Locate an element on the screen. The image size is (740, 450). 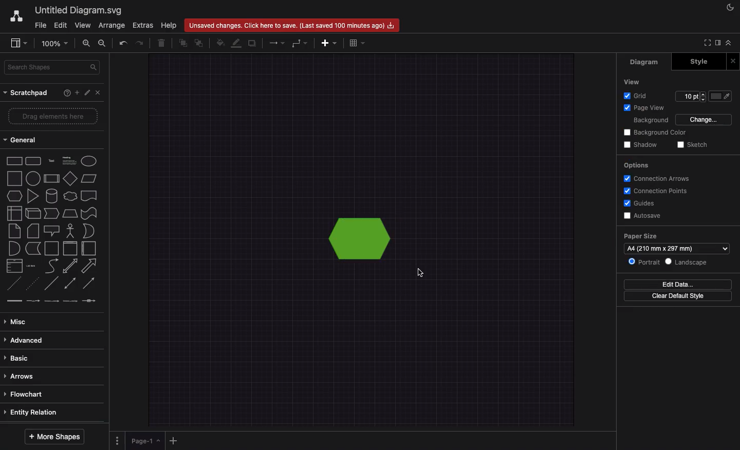
Close is located at coordinates (733, 61).